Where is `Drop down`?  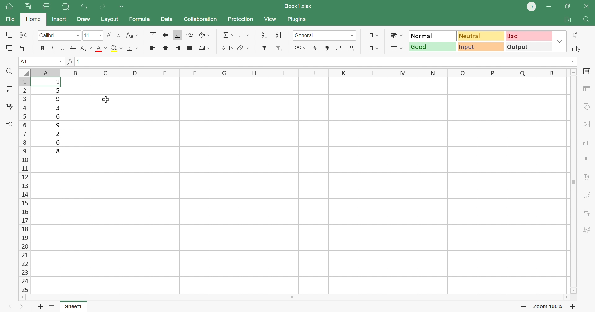
Drop down is located at coordinates (353, 35).